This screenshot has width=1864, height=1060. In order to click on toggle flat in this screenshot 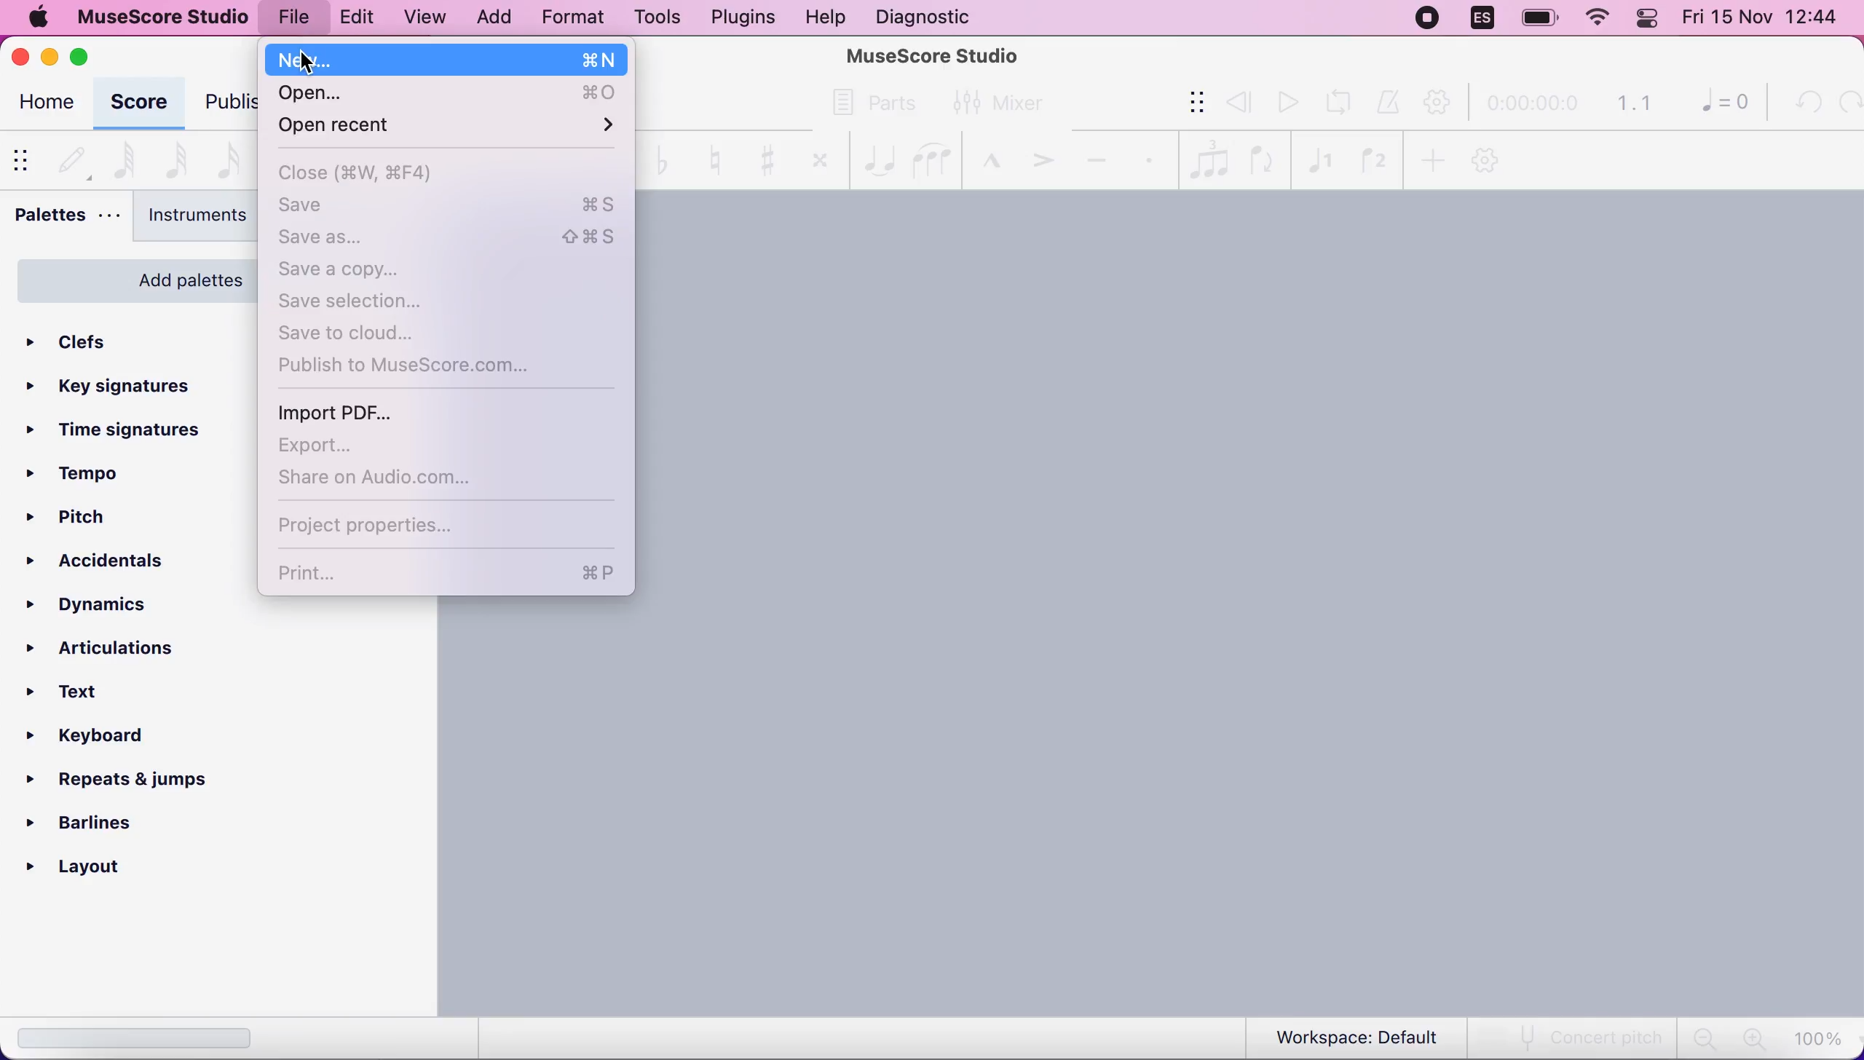, I will do `click(657, 158)`.